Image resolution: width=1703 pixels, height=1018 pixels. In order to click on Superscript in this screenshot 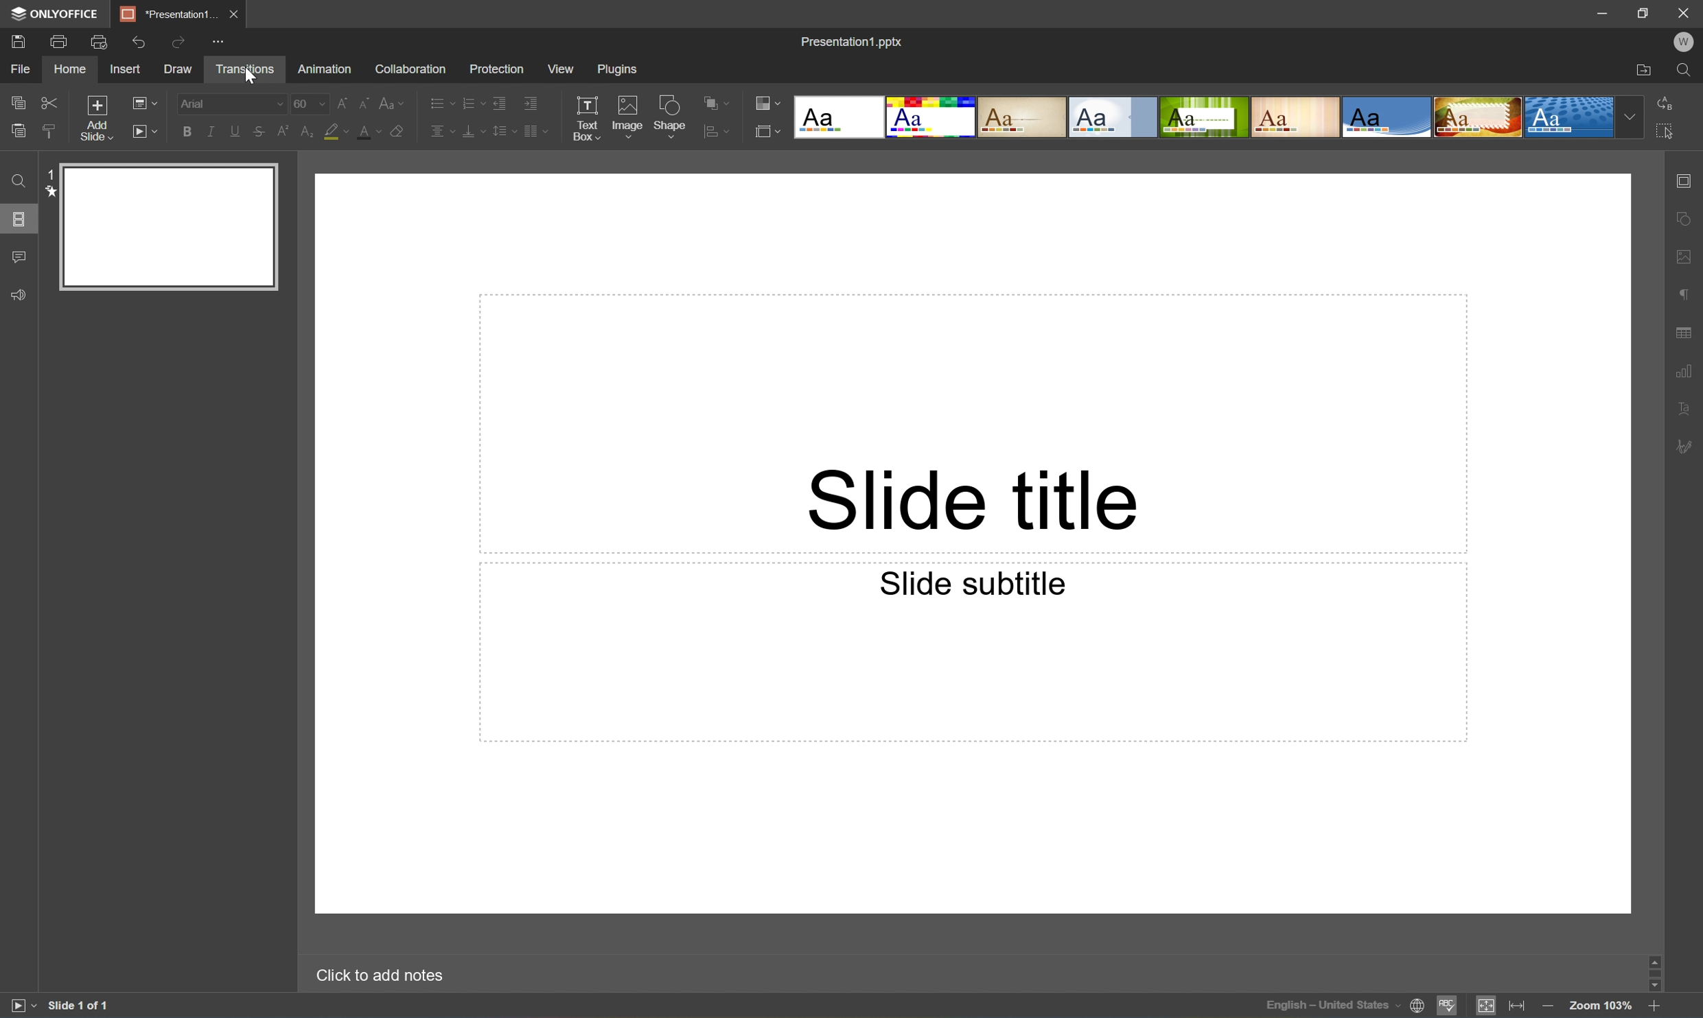, I will do `click(282, 131)`.